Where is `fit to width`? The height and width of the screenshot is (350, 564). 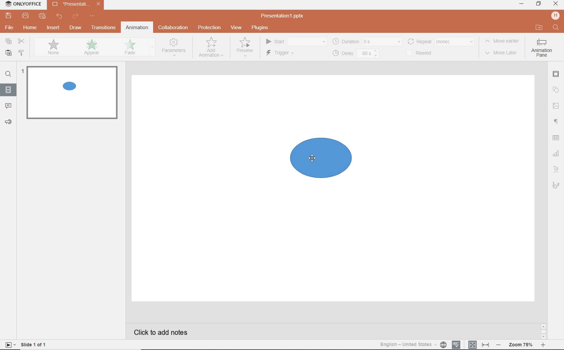
fit to width is located at coordinates (486, 344).